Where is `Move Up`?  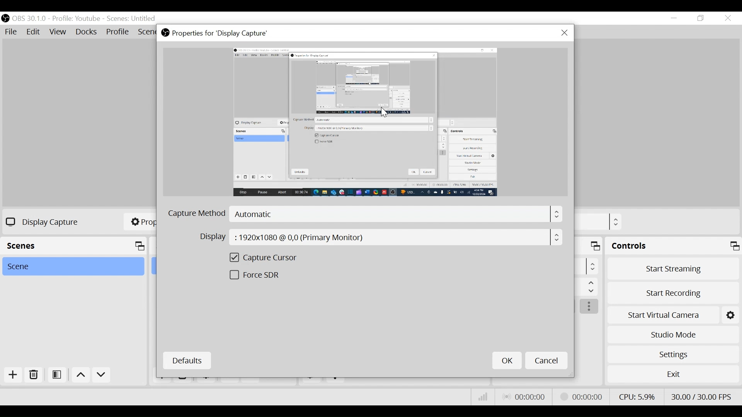 Move Up is located at coordinates (80, 376).